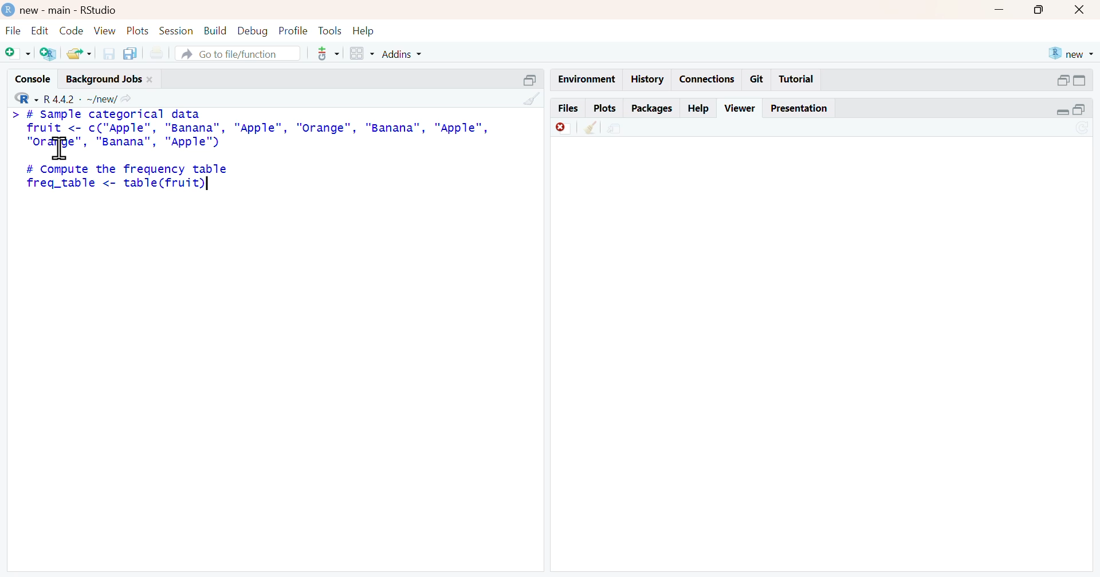 Image resolution: width=1100 pixels, height=577 pixels. What do you see at coordinates (329, 30) in the screenshot?
I see `tools` at bounding box center [329, 30].